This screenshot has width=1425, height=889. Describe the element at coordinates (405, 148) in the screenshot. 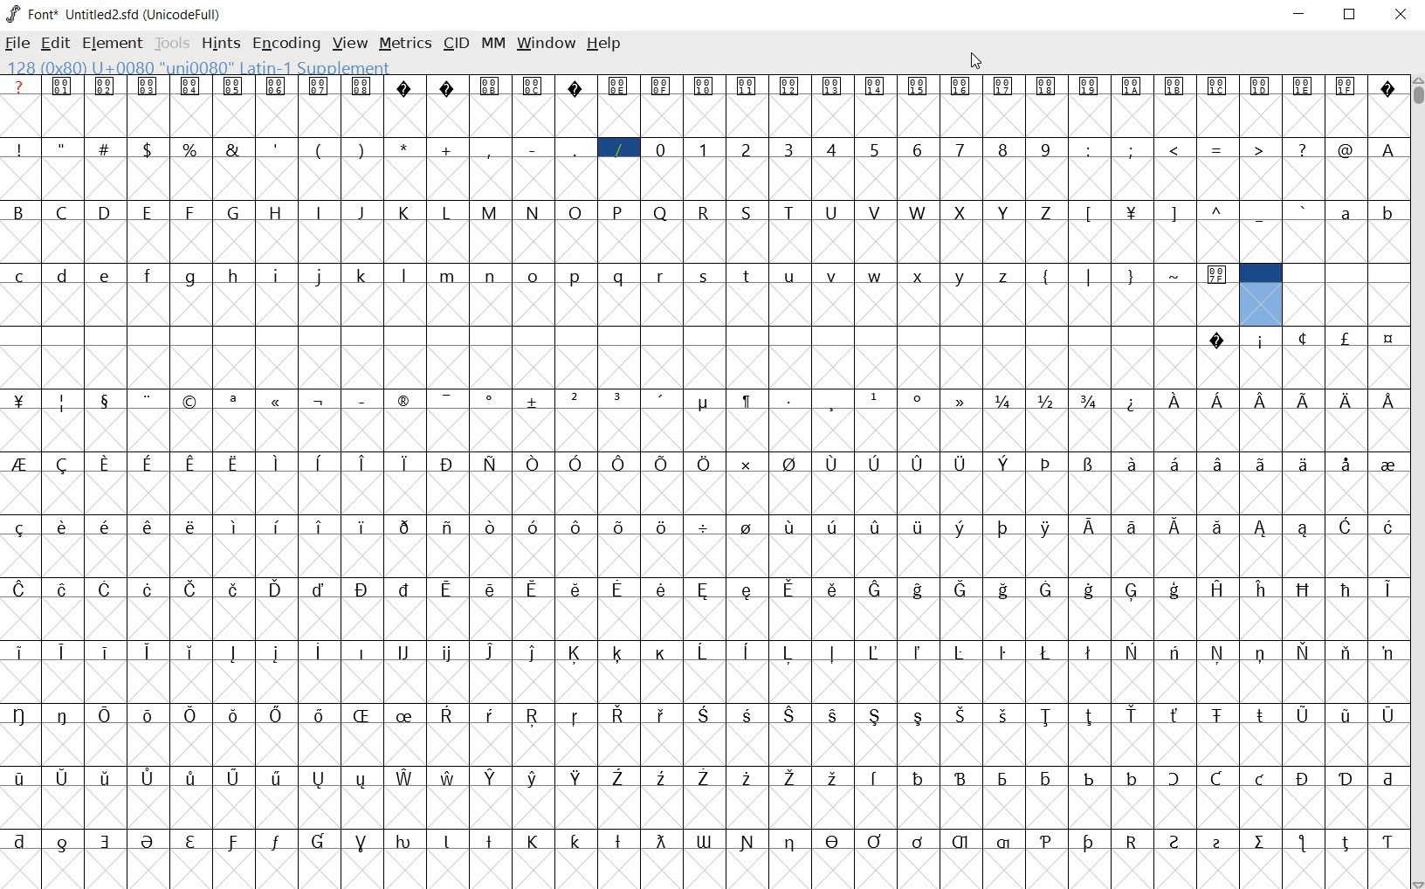

I see `*` at that location.